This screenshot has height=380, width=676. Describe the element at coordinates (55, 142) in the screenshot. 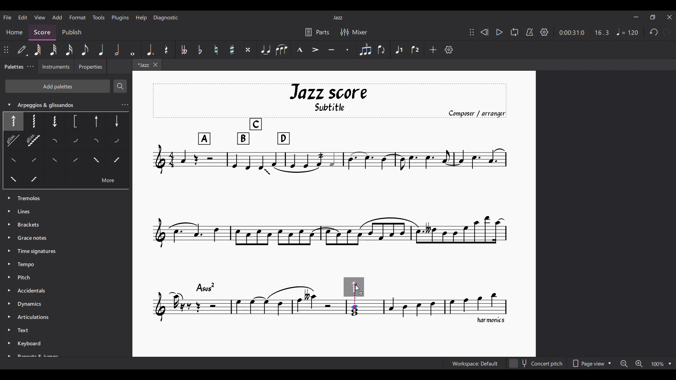

I see `` at that location.